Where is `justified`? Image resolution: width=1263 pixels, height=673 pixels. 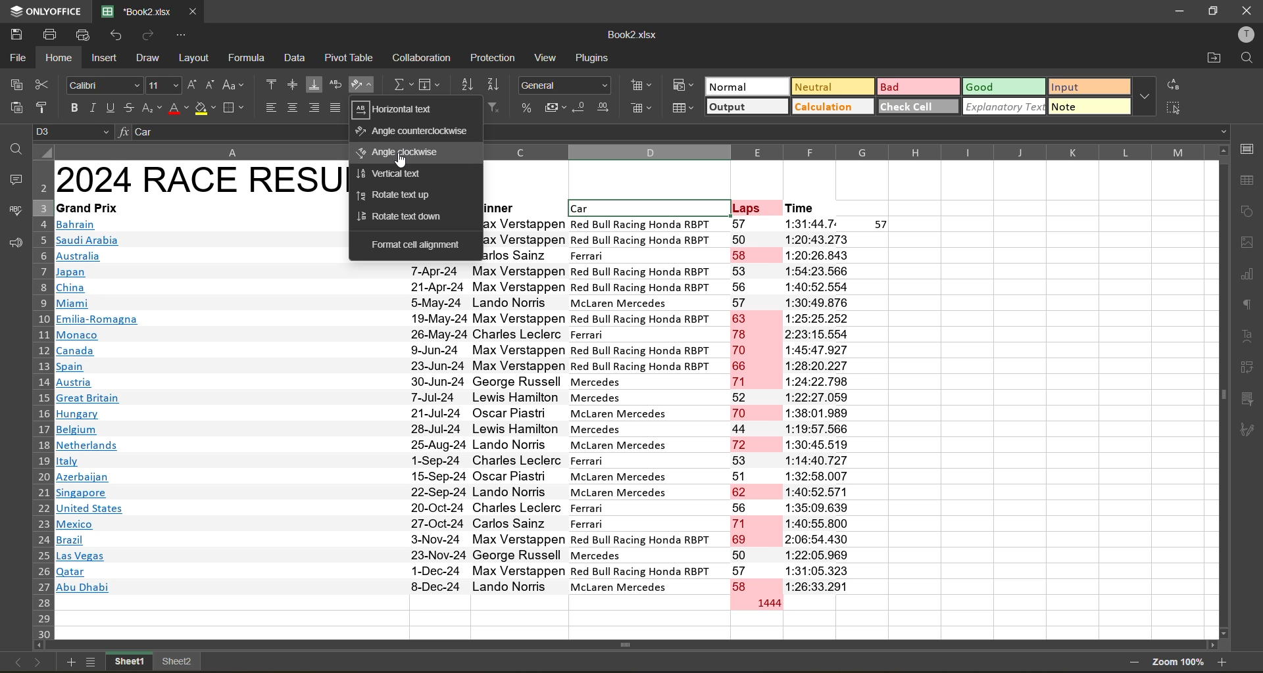
justified is located at coordinates (335, 108).